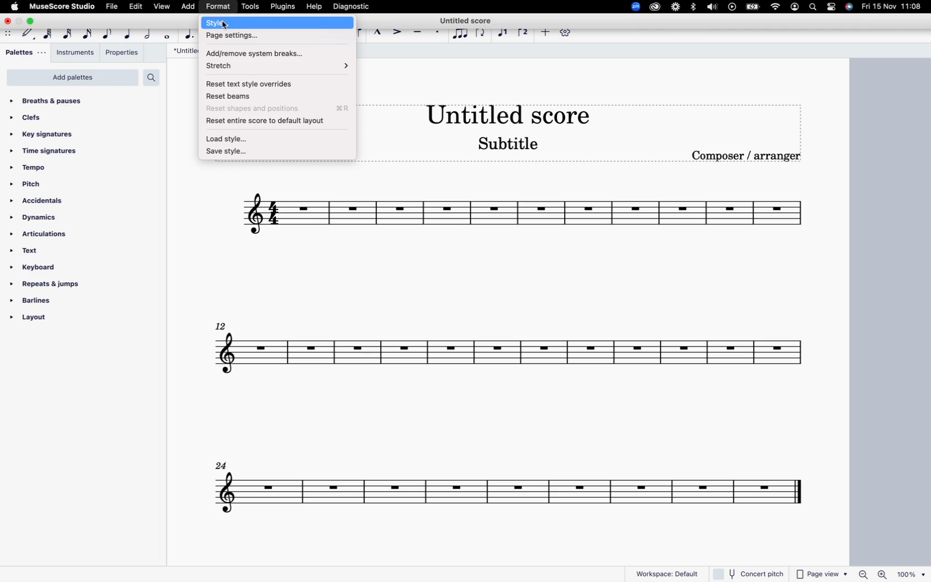  Describe the element at coordinates (86, 34) in the screenshot. I see `16th note` at that location.